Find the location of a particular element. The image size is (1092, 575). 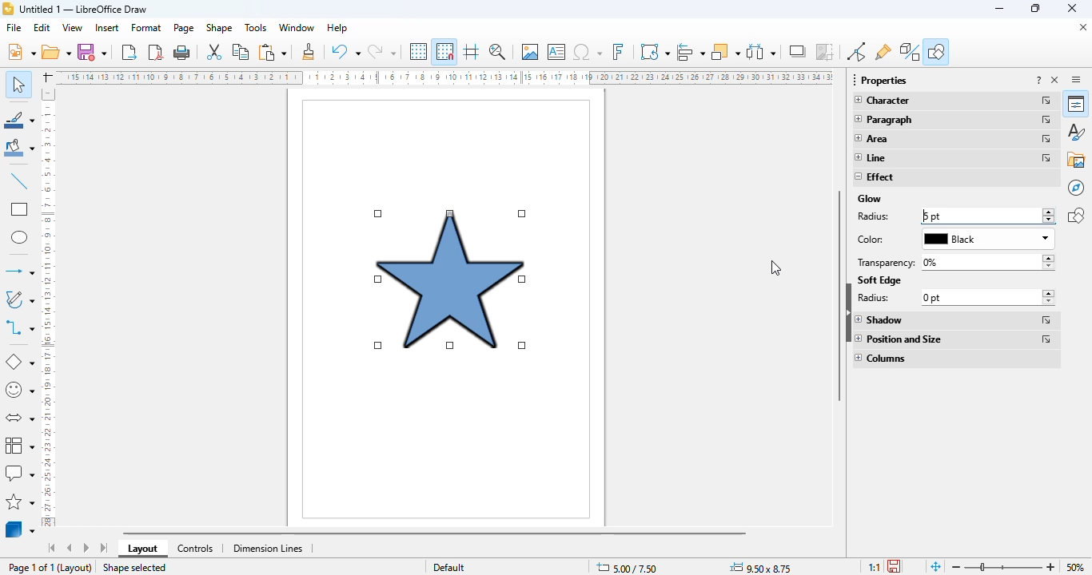

ruler is located at coordinates (442, 77).